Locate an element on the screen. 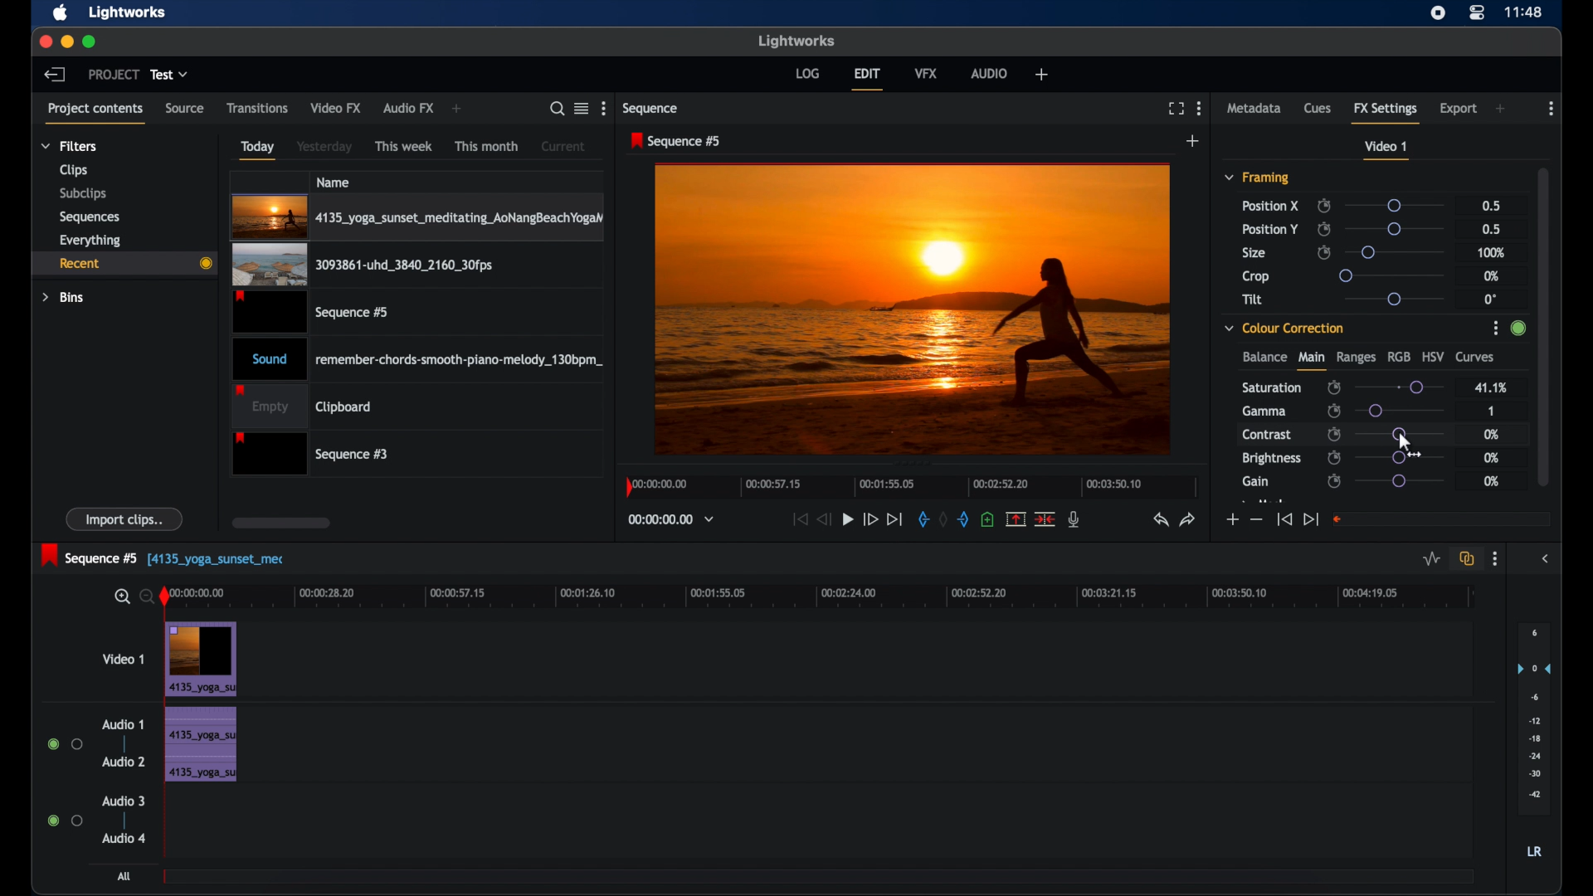 Image resolution: width=1593 pixels, height=896 pixels. mic is located at coordinates (1075, 519).